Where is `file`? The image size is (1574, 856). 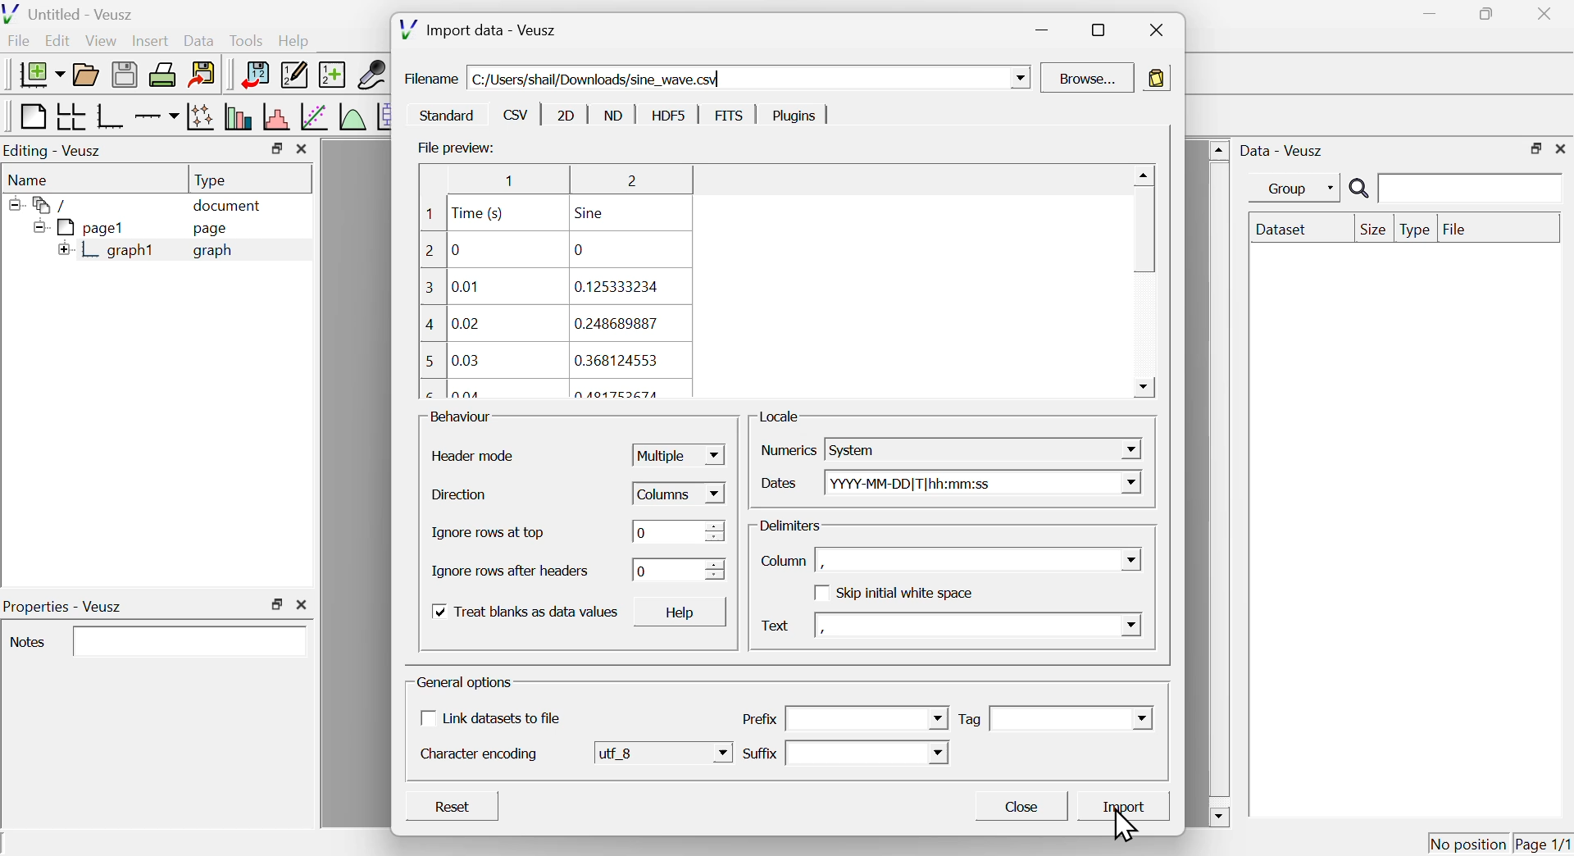 file is located at coordinates (20, 43).